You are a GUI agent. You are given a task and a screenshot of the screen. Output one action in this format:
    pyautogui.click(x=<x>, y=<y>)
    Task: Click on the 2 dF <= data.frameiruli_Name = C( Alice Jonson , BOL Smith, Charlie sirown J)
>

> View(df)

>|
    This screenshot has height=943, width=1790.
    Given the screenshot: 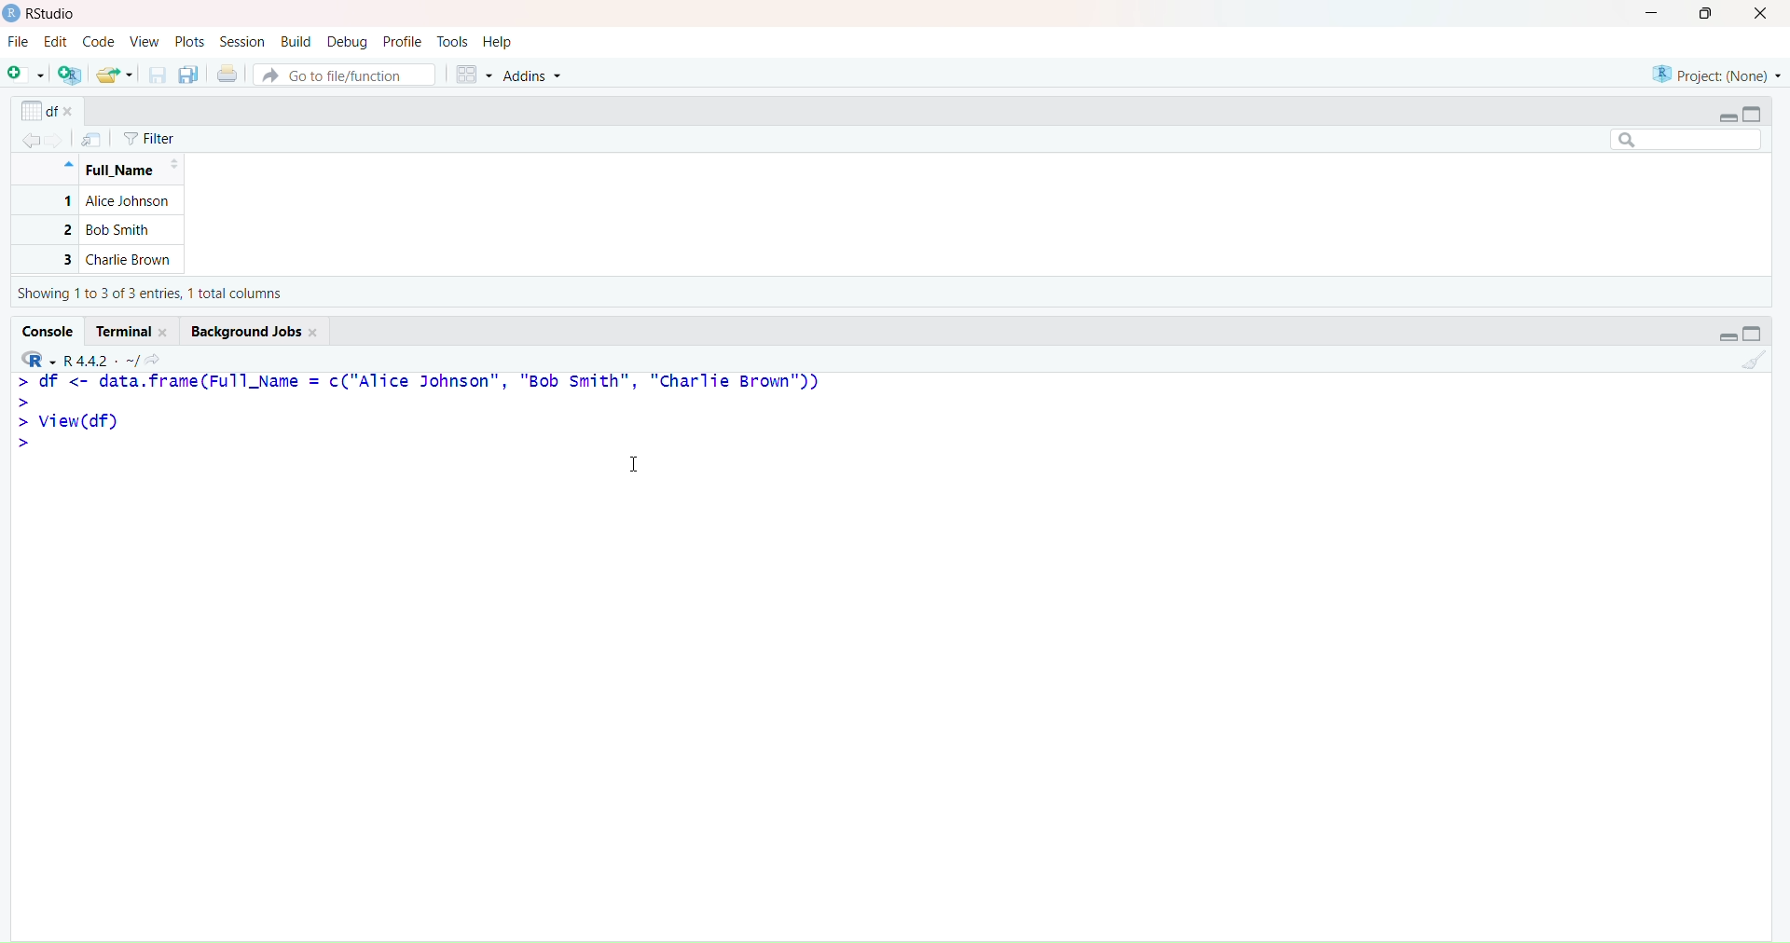 What is the action you would take?
    pyautogui.click(x=430, y=417)
    